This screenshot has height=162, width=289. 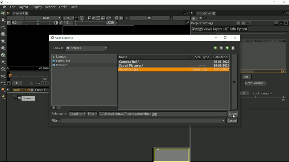 I want to click on Set playback in point, so click(x=9, y=84).